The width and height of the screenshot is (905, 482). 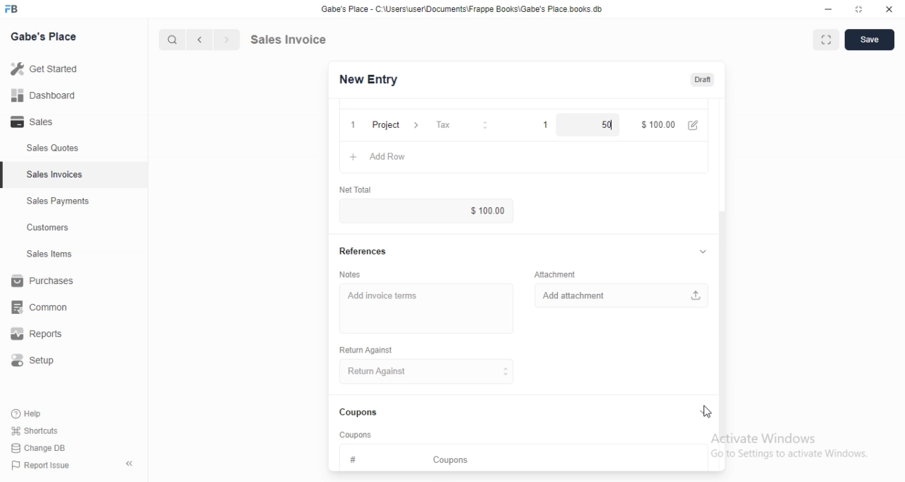 What do you see at coordinates (822, 38) in the screenshot?
I see `maximise` at bounding box center [822, 38].